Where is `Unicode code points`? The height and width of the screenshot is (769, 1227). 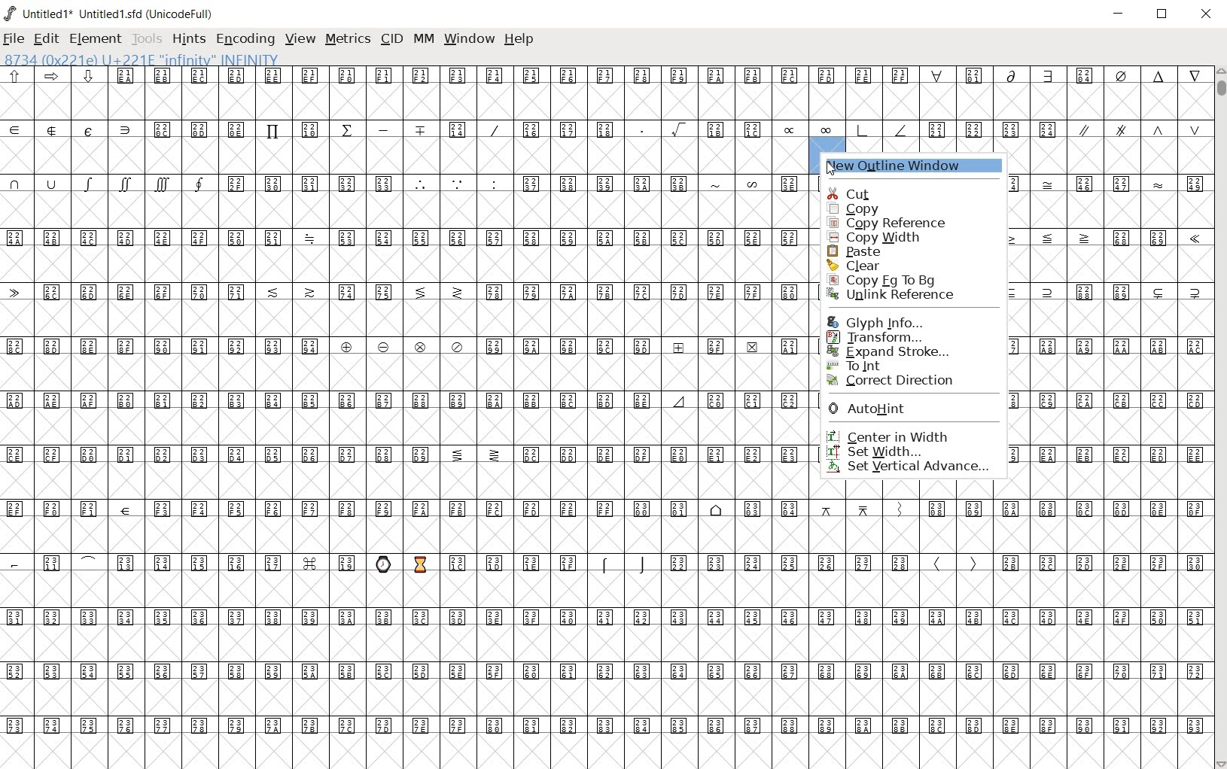
Unicode code points is located at coordinates (457, 129).